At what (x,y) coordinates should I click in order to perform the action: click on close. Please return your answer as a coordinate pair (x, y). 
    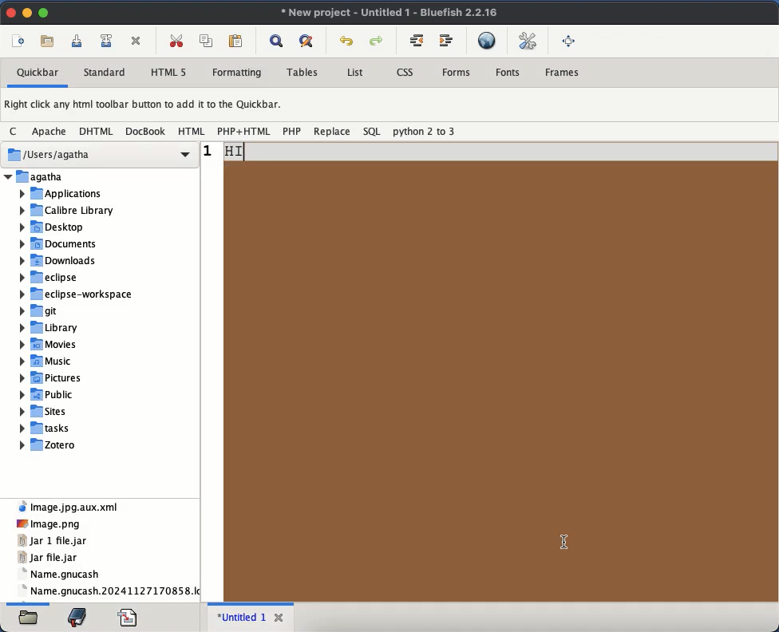
    Looking at the image, I should click on (279, 618).